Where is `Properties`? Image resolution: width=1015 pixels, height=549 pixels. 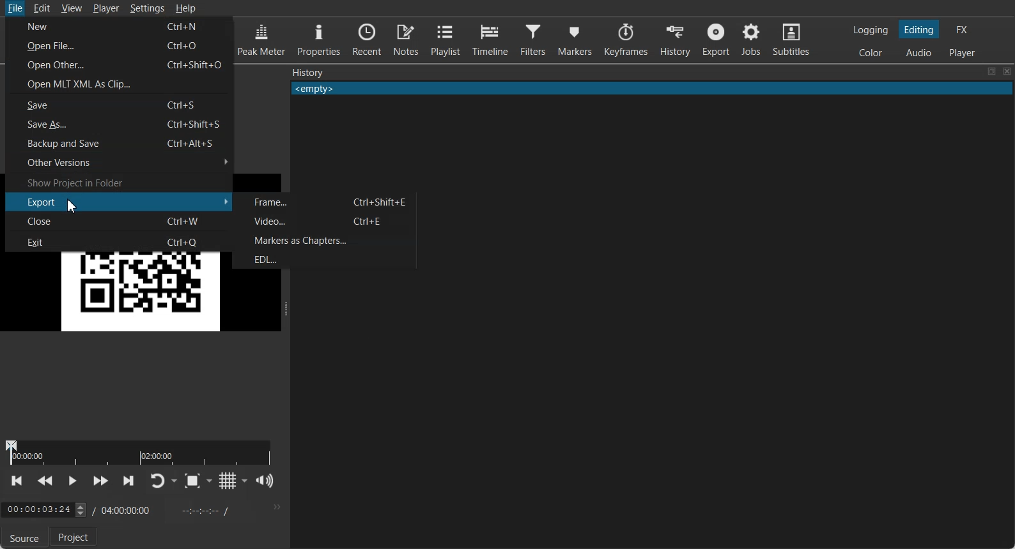 Properties is located at coordinates (317, 38).